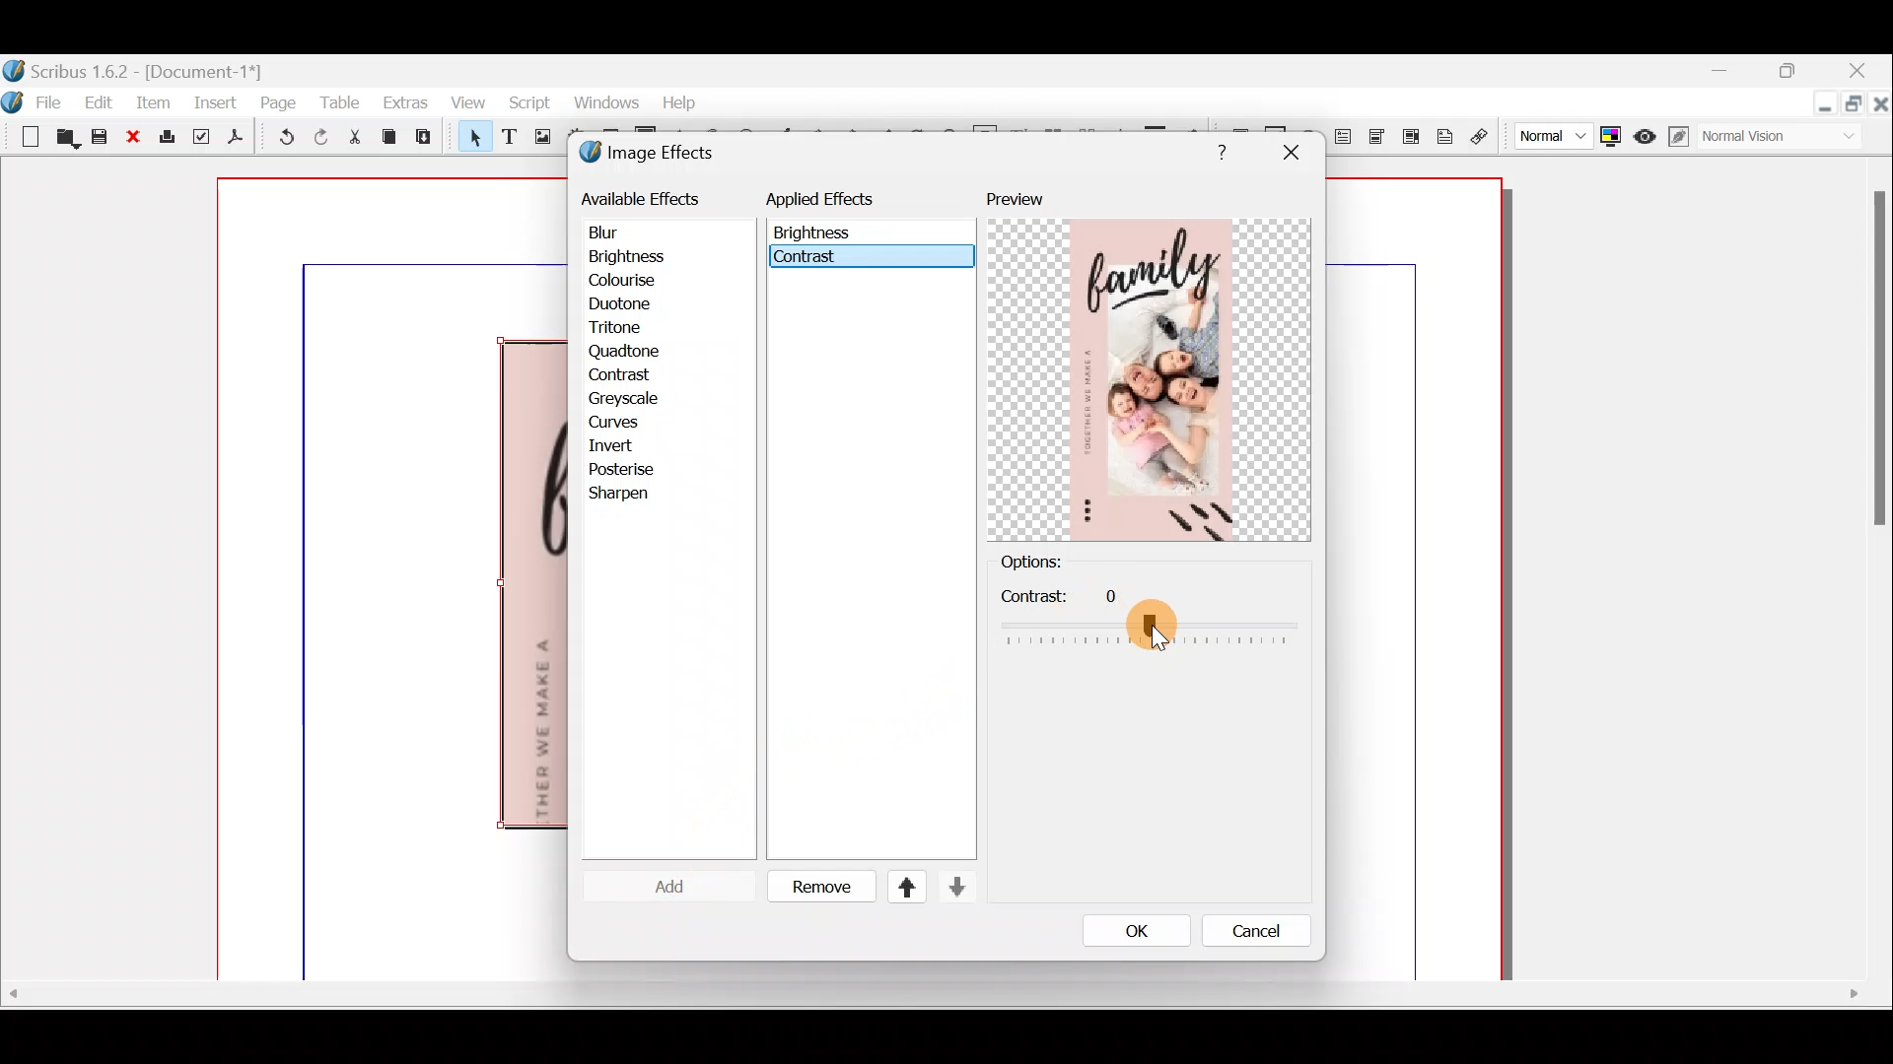 The height and width of the screenshot is (1064, 1893). I want to click on Invert, so click(632, 446).